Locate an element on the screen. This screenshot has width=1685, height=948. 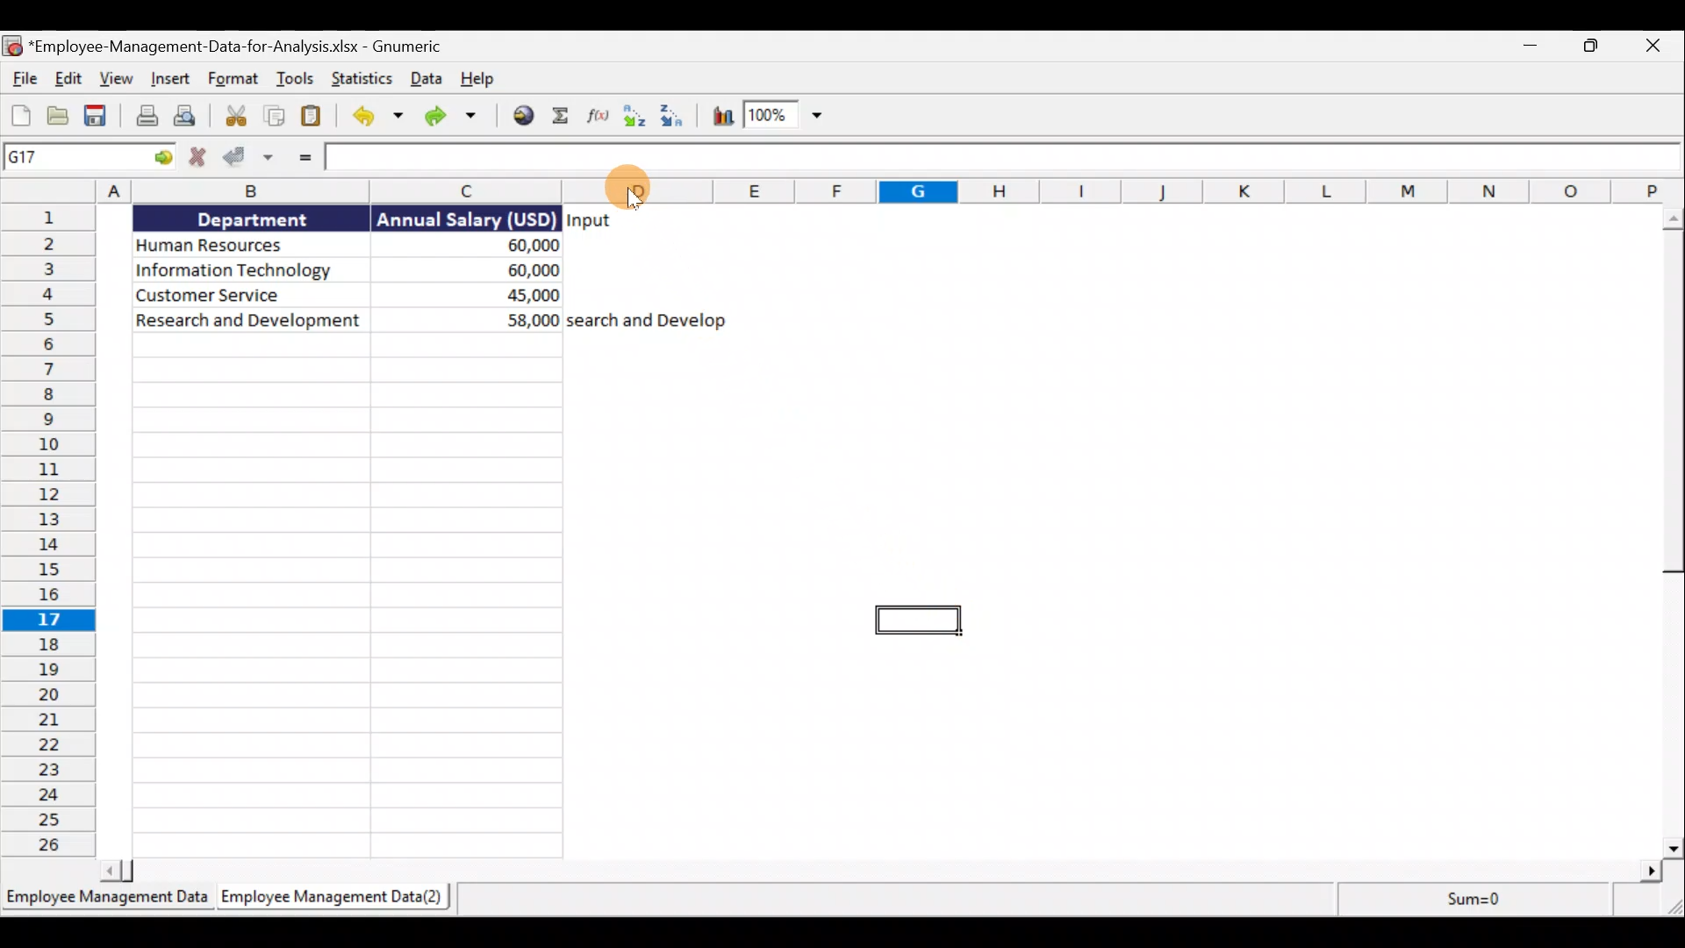
Data is located at coordinates (426, 76).